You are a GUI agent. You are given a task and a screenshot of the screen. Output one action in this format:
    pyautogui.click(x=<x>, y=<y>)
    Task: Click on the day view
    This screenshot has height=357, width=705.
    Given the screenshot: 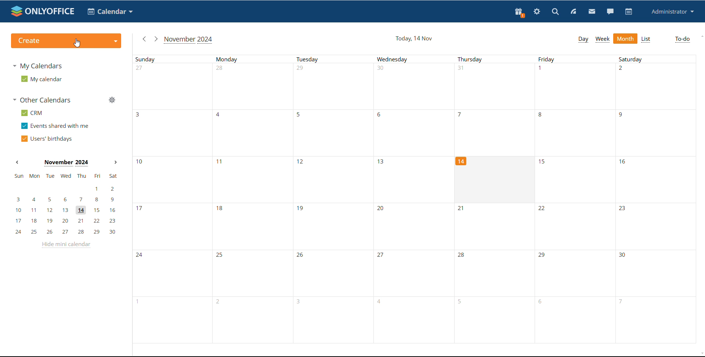 What is the action you would take?
    pyautogui.click(x=583, y=40)
    